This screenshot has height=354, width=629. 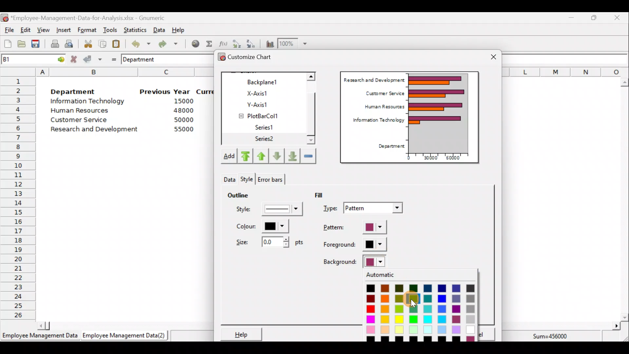 What do you see at coordinates (264, 115) in the screenshot?
I see `PlotBarCol1` at bounding box center [264, 115].